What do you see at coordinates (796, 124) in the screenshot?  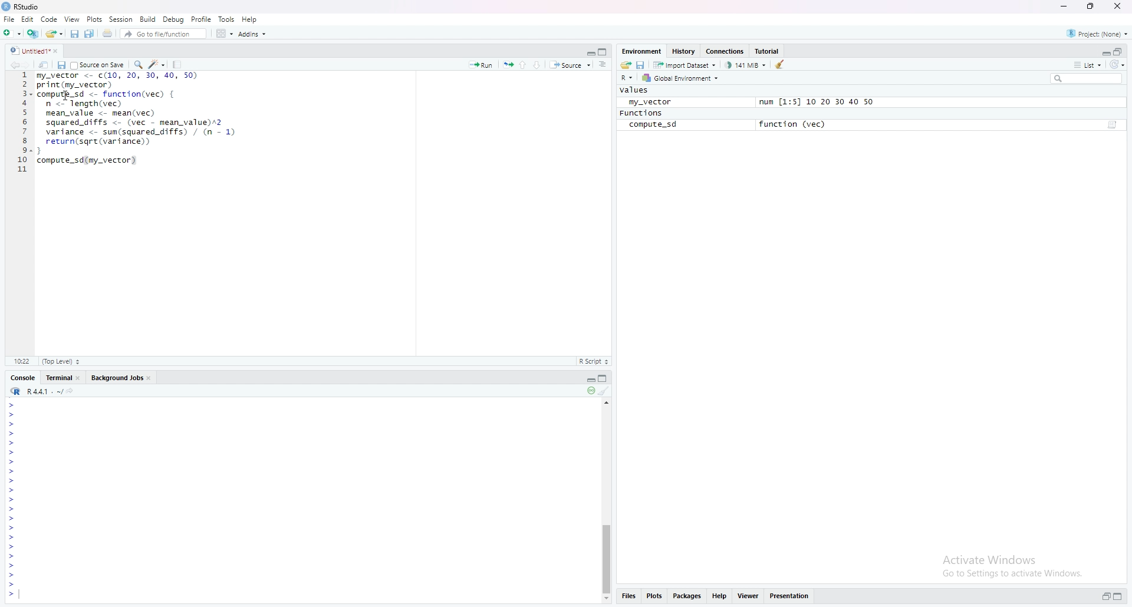 I see `function (vec)` at bounding box center [796, 124].